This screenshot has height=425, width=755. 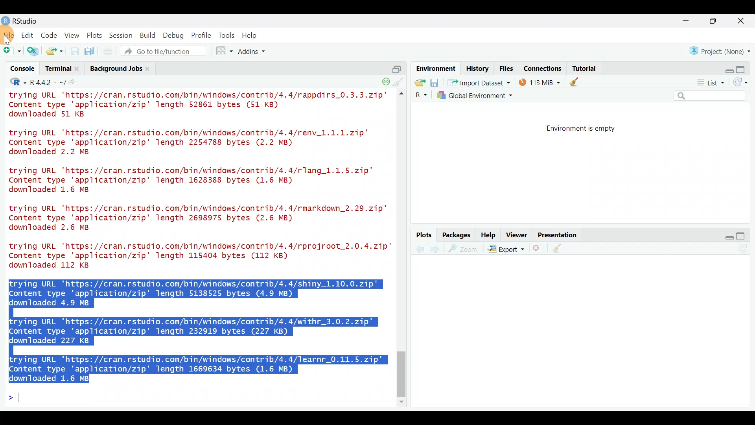 I want to click on Profile, so click(x=201, y=35).